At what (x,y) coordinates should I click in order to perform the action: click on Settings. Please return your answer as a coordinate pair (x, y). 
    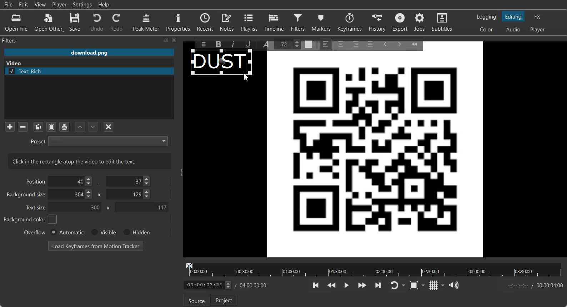
    Looking at the image, I should click on (82, 5).